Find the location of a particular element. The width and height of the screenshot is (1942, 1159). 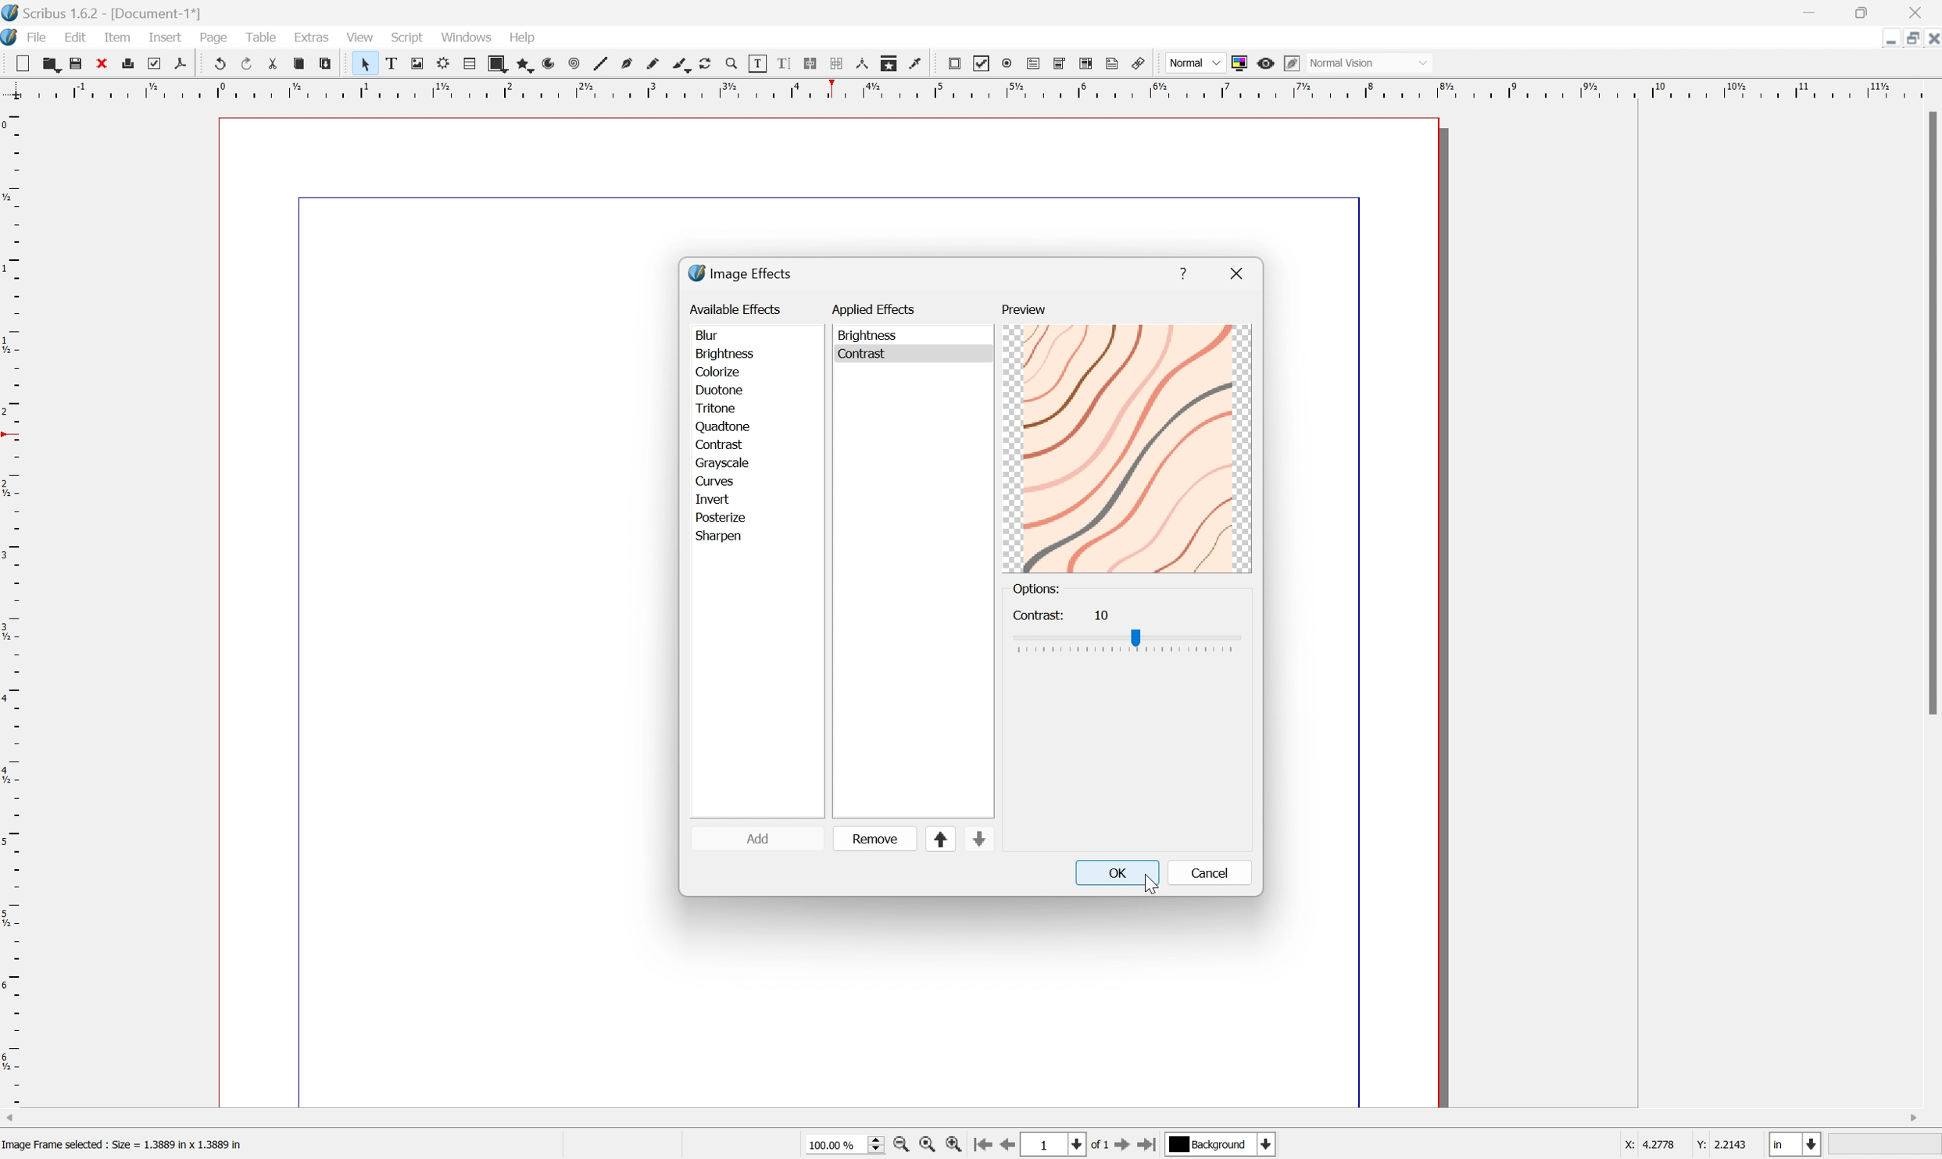

Minimize is located at coordinates (1913, 40).